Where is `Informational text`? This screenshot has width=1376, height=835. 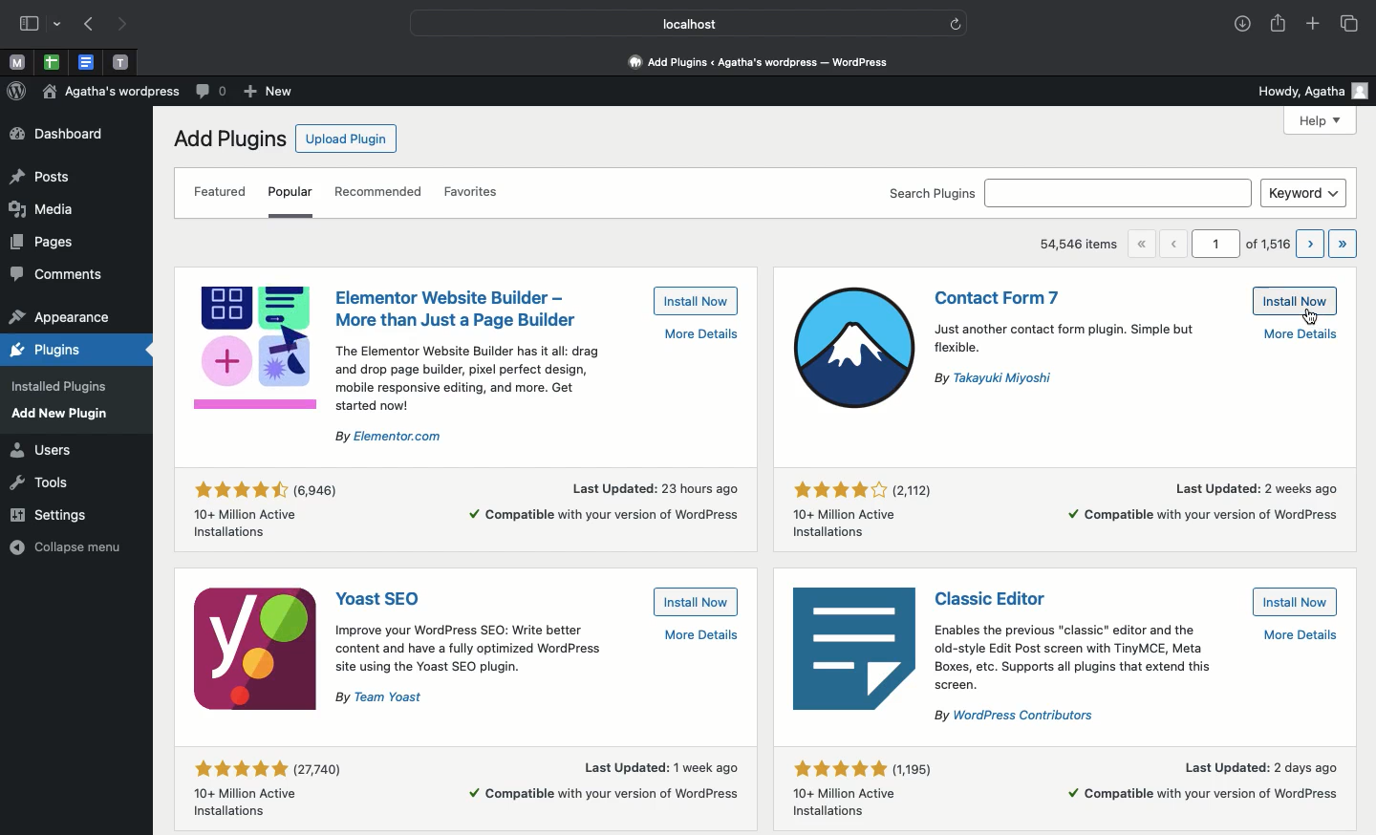 Informational text is located at coordinates (1080, 354).